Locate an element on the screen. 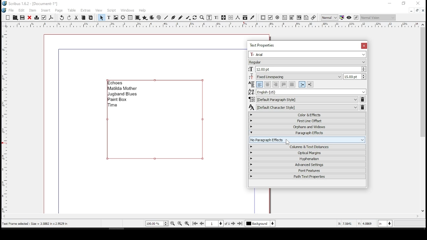 The width and height of the screenshot is (427, 240). paragraph style is located at coordinates (304, 99).